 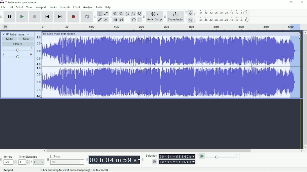 What do you see at coordinates (60, 17) in the screenshot?
I see `Skip to end` at bounding box center [60, 17].